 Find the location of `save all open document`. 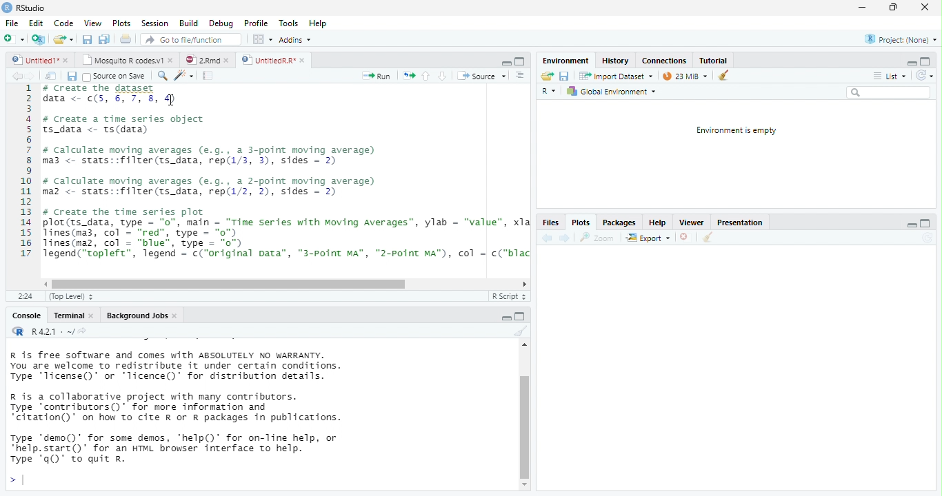

save all open document is located at coordinates (87, 39).